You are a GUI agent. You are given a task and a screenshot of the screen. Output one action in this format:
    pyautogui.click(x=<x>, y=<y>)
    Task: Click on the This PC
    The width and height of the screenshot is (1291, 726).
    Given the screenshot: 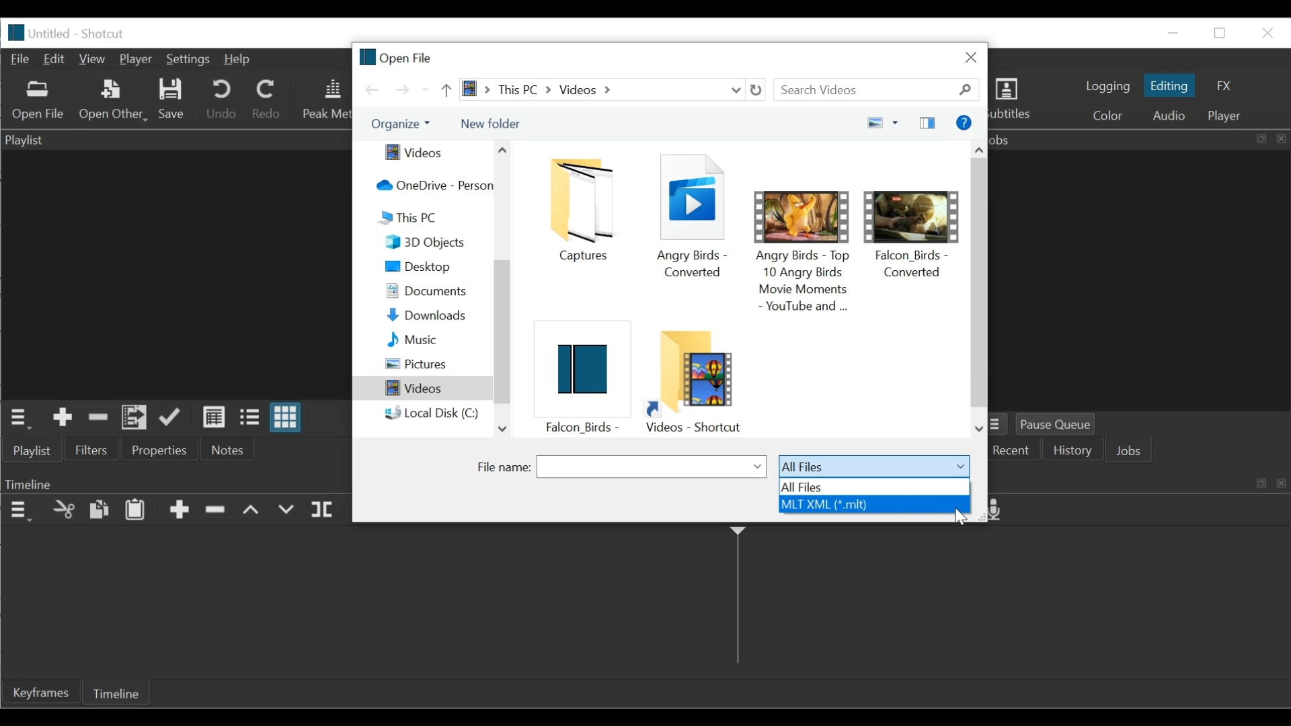 What is the action you would take?
    pyautogui.click(x=430, y=218)
    